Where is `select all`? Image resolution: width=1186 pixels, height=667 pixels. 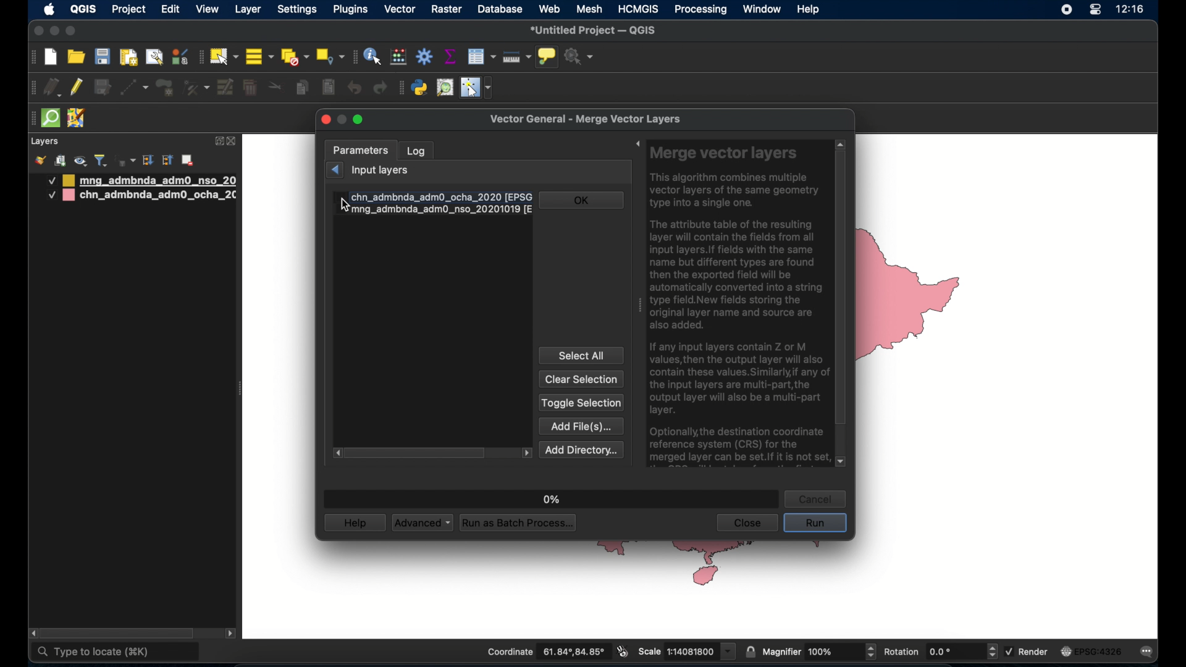 select all is located at coordinates (581, 355).